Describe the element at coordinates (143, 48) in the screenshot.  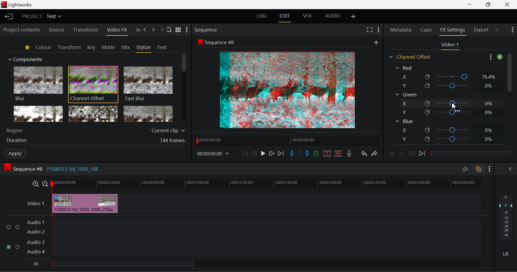
I see `Stylize Tab Open` at that location.